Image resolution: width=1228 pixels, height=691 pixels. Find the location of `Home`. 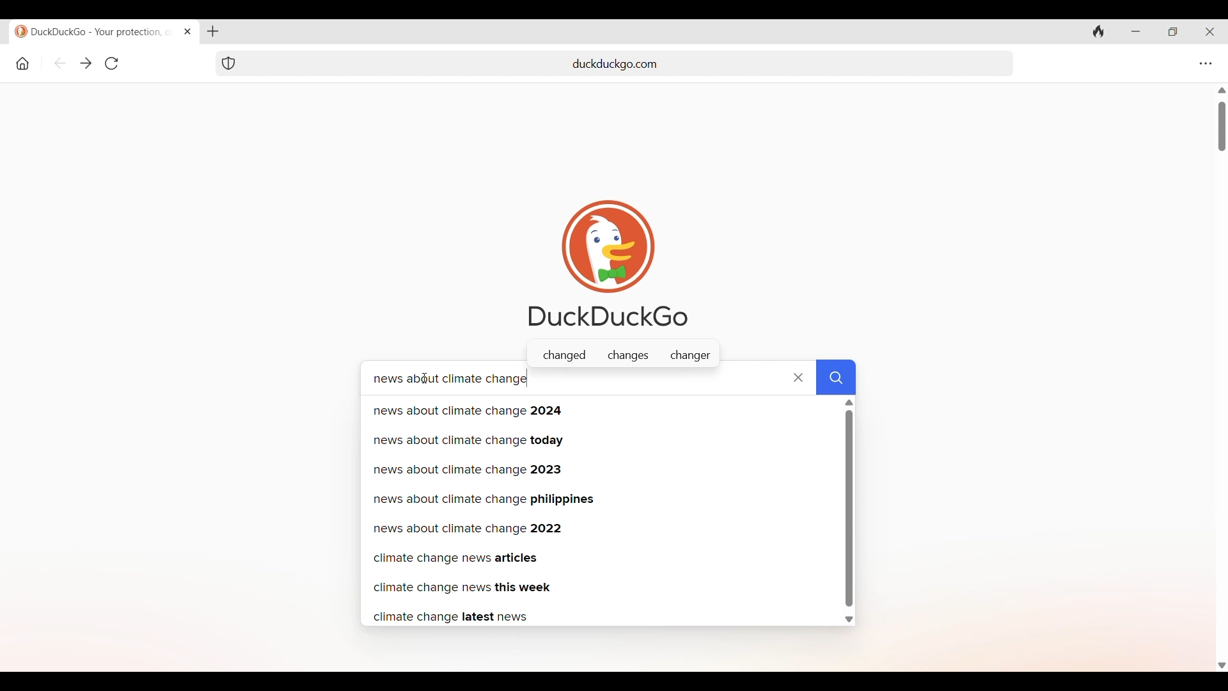

Home is located at coordinates (23, 64).